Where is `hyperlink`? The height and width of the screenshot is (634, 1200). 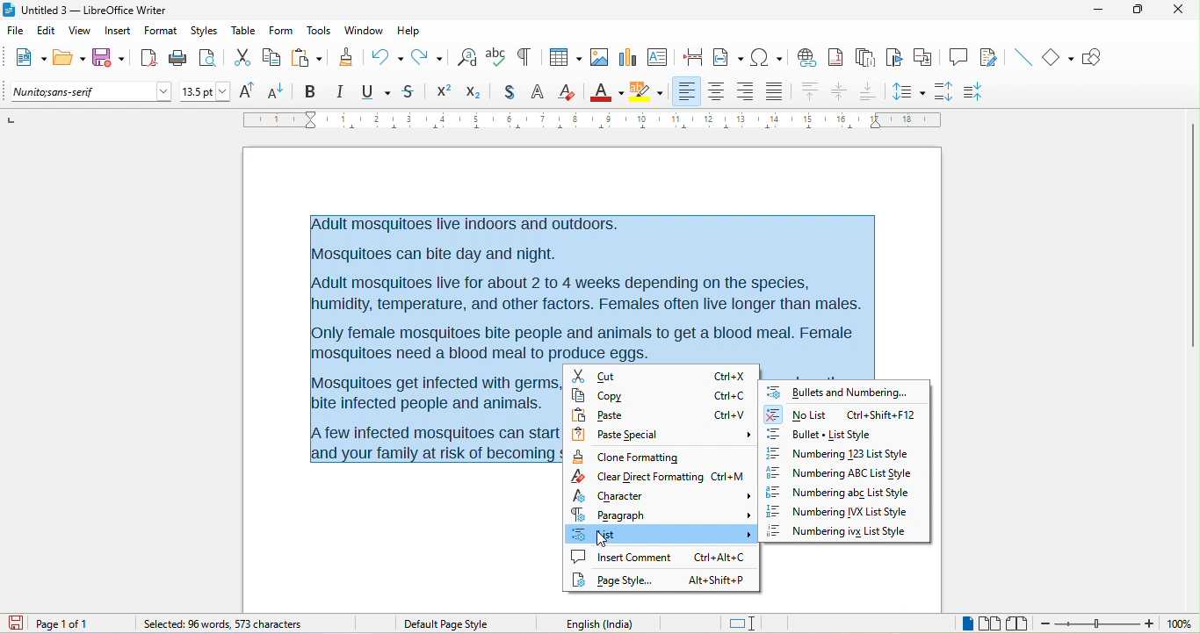 hyperlink is located at coordinates (809, 56).